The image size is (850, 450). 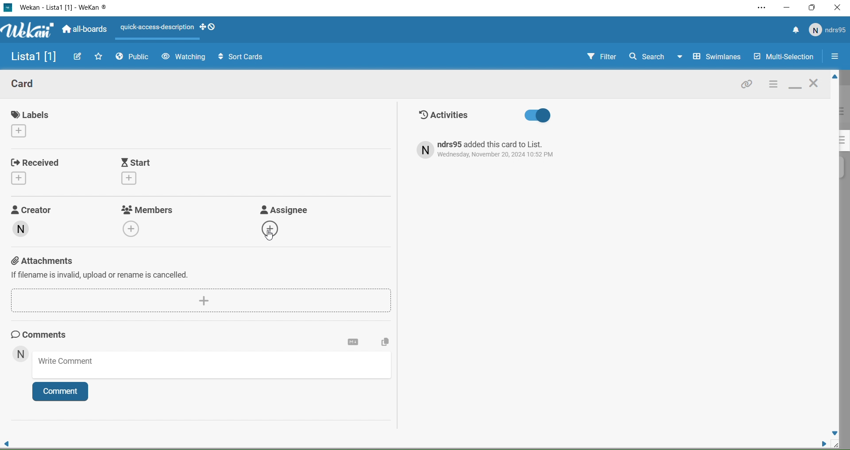 I want to click on Box, so click(x=813, y=8).